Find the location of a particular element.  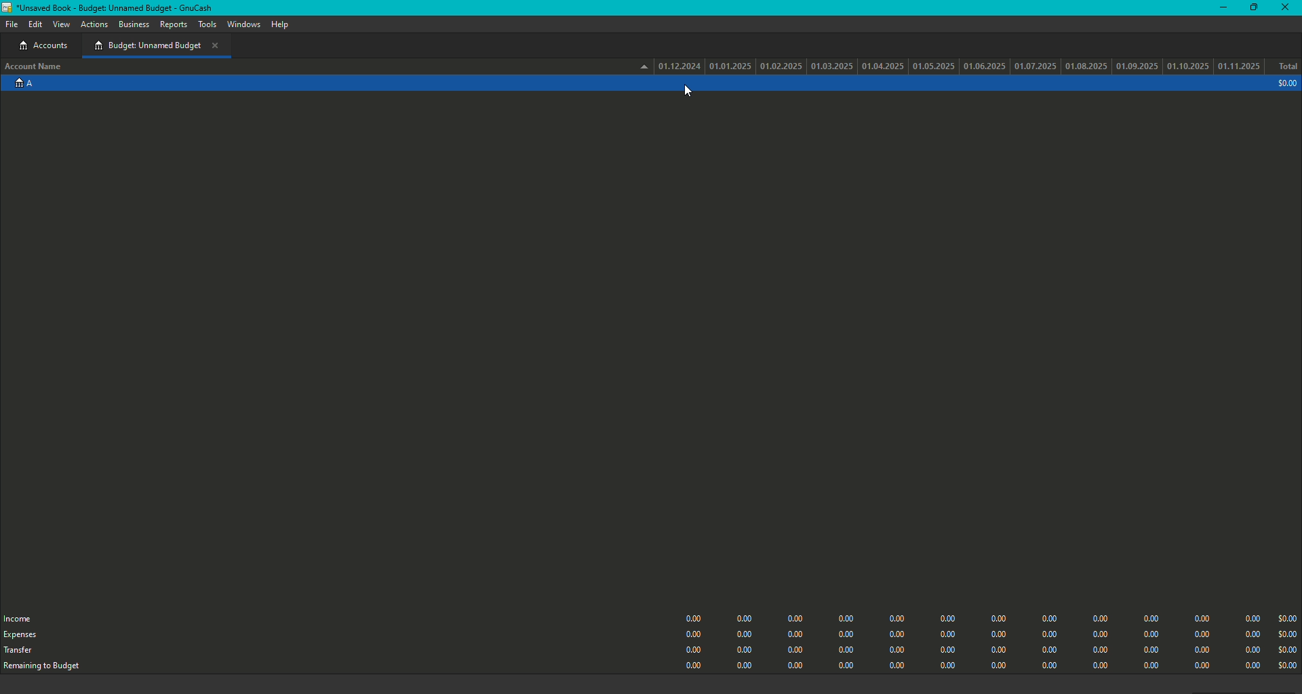

Cursor is located at coordinates (686, 91).